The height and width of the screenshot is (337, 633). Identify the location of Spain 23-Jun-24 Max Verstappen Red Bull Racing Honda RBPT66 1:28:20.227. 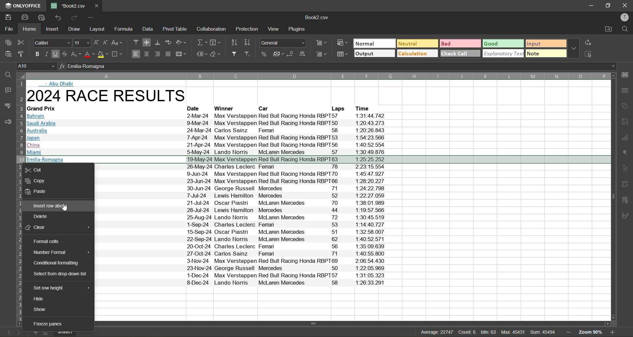
(241, 181).